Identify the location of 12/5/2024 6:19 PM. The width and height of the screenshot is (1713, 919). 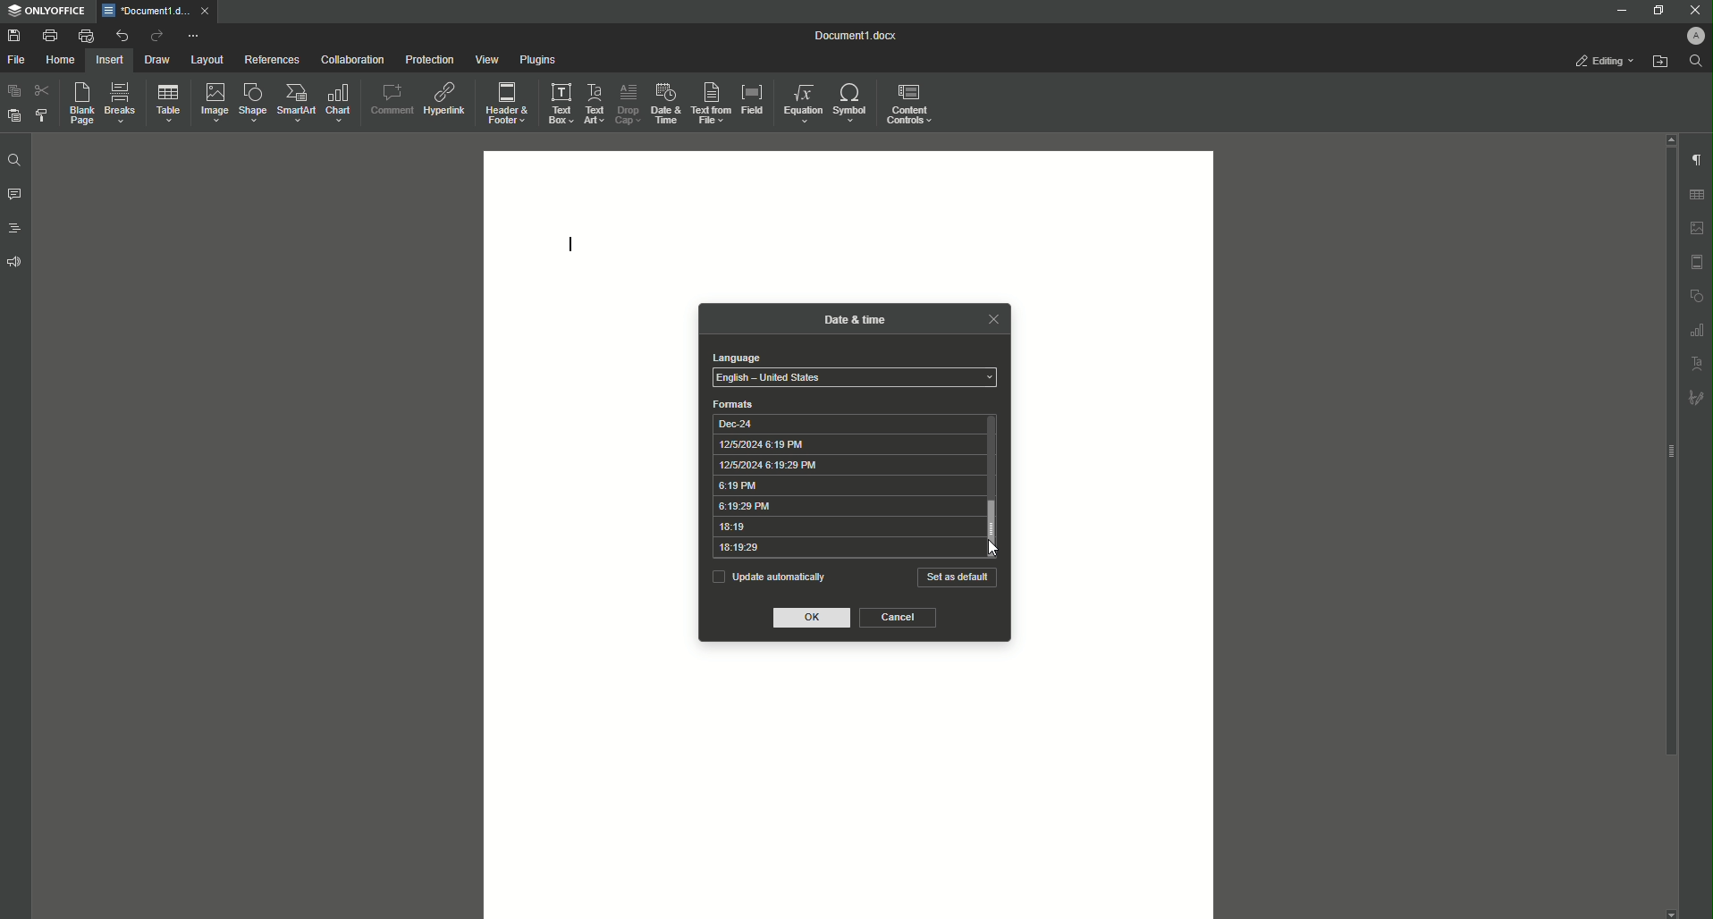
(846, 444).